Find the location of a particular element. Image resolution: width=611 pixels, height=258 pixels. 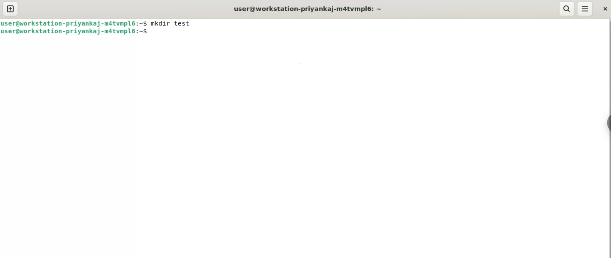

menu is located at coordinates (585, 9).